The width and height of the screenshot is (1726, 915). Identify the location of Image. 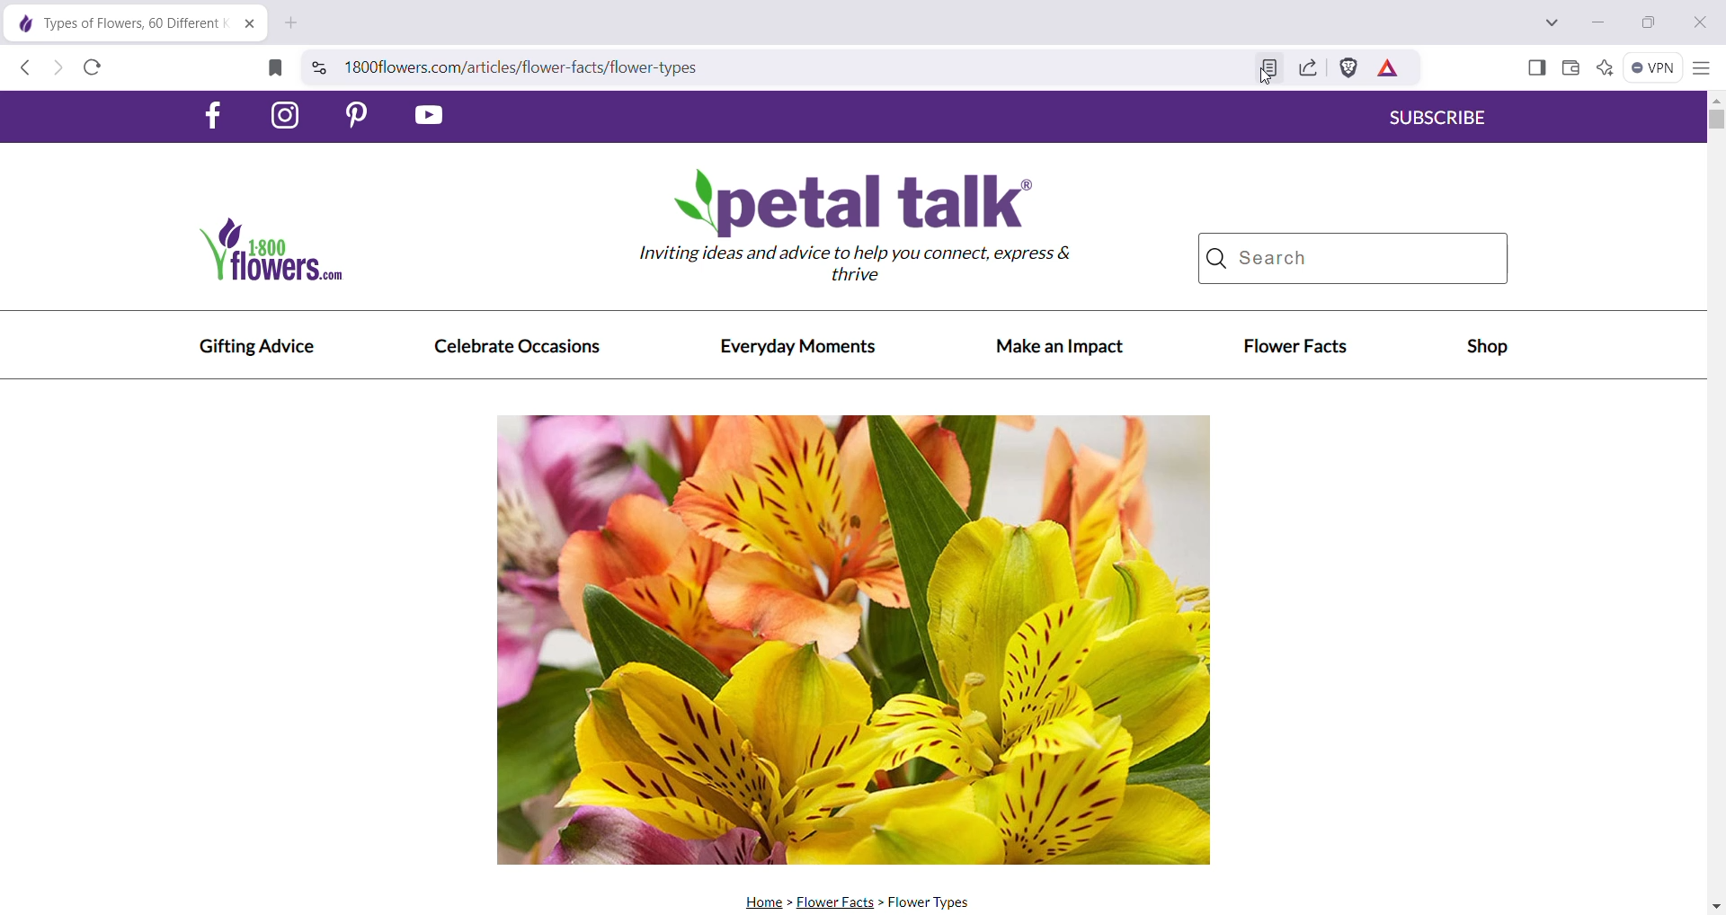
(855, 638).